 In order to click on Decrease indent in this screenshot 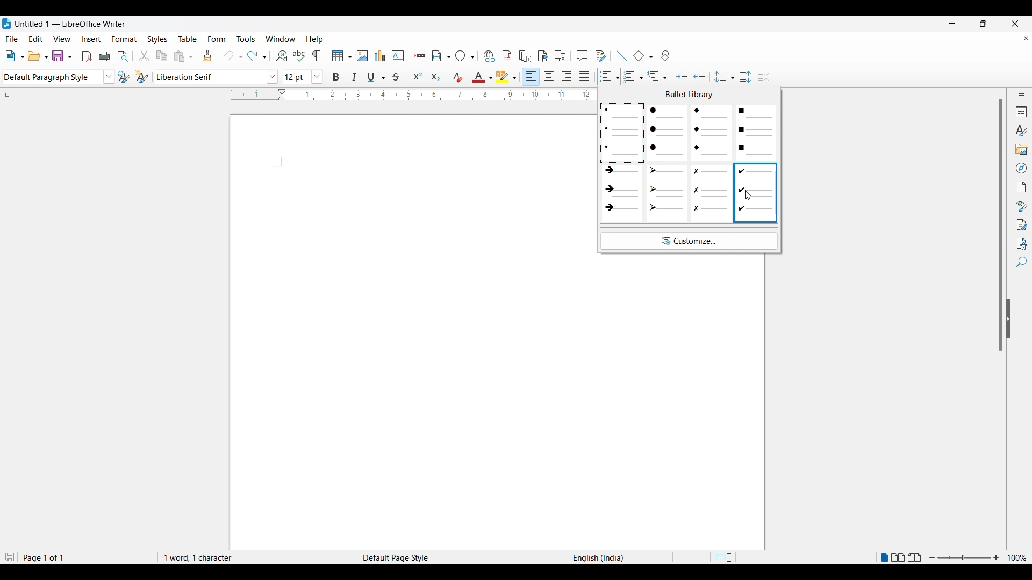, I will do `click(703, 75)`.